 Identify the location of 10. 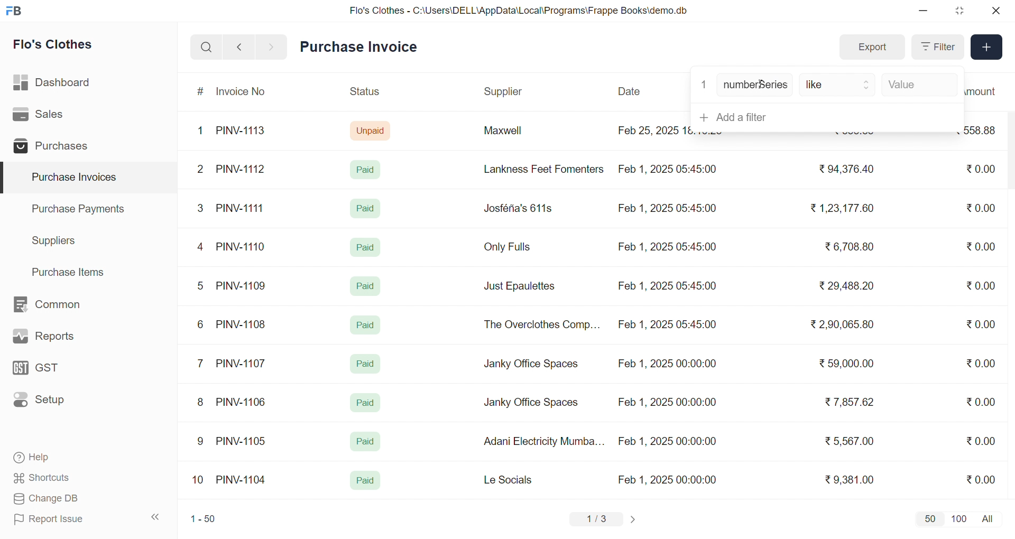
(200, 481).